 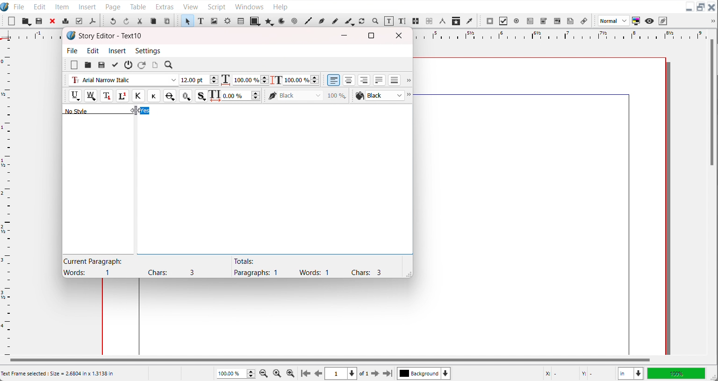 I want to click on Zoom In, so click(x=291, y=373).